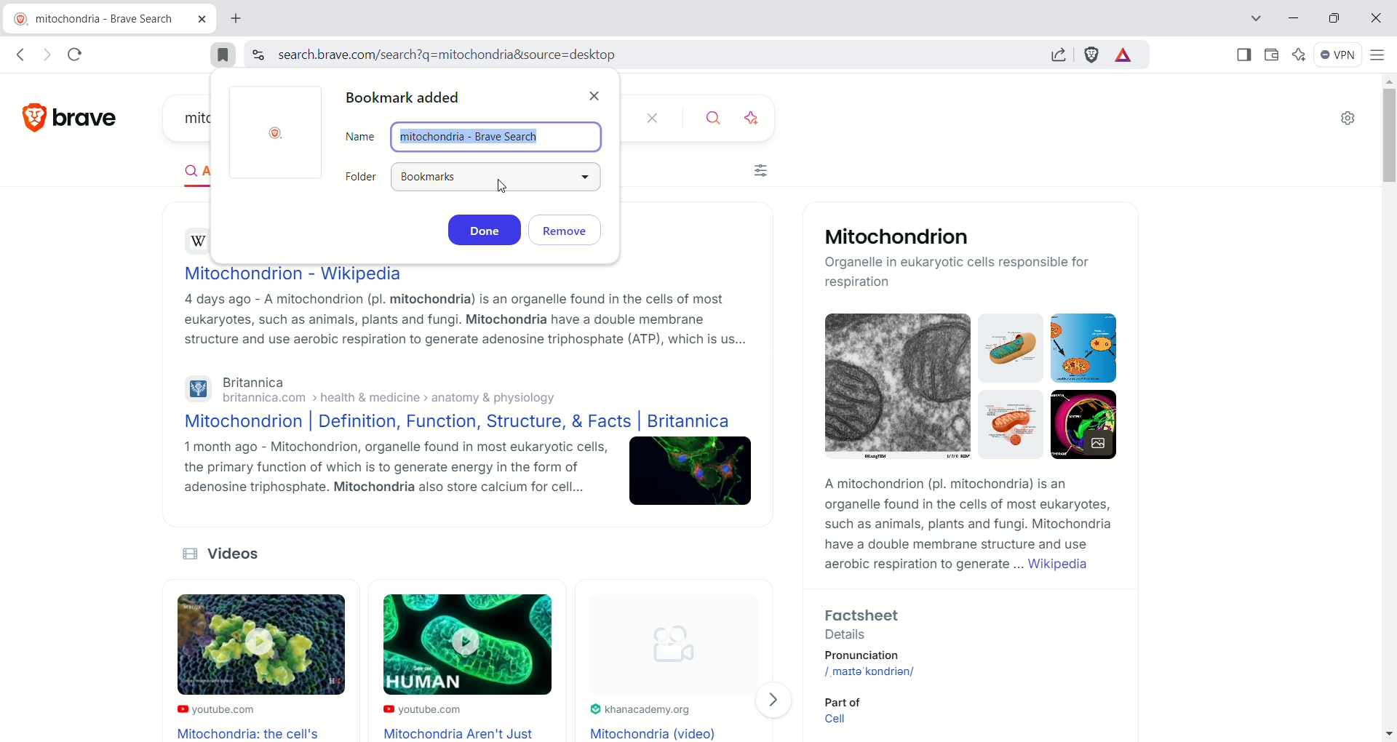  I want to click on Mitochondrion - Wikipedia, so click(292, 272).